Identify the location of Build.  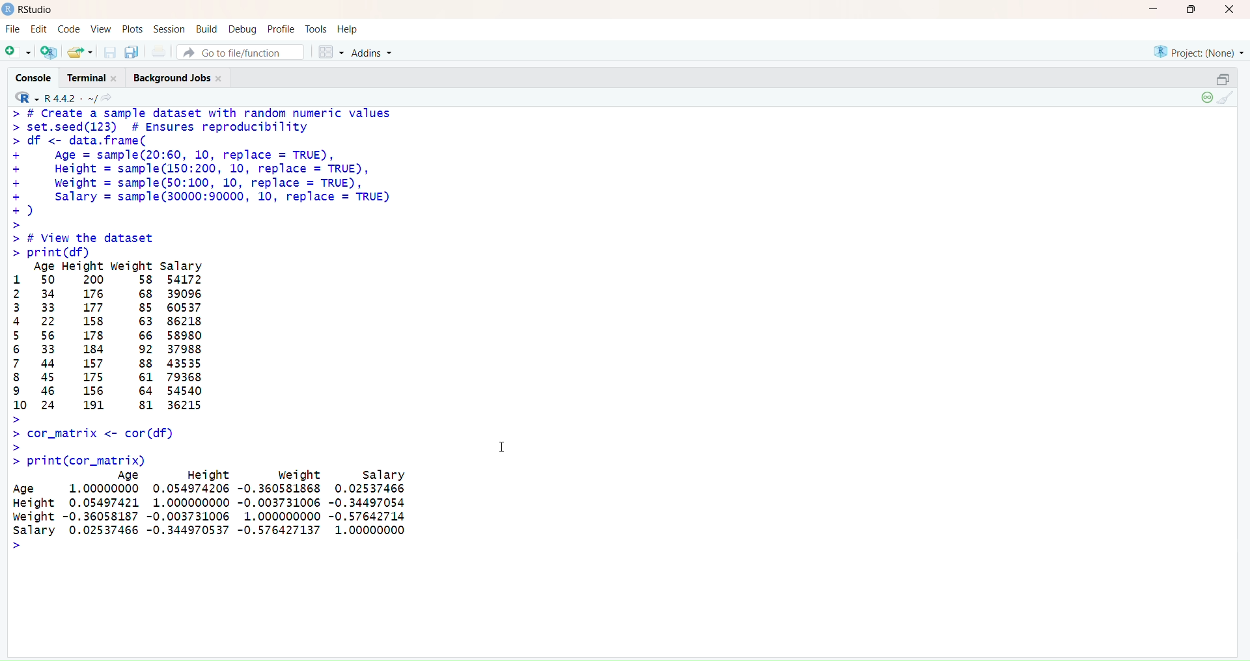
(207, 28).